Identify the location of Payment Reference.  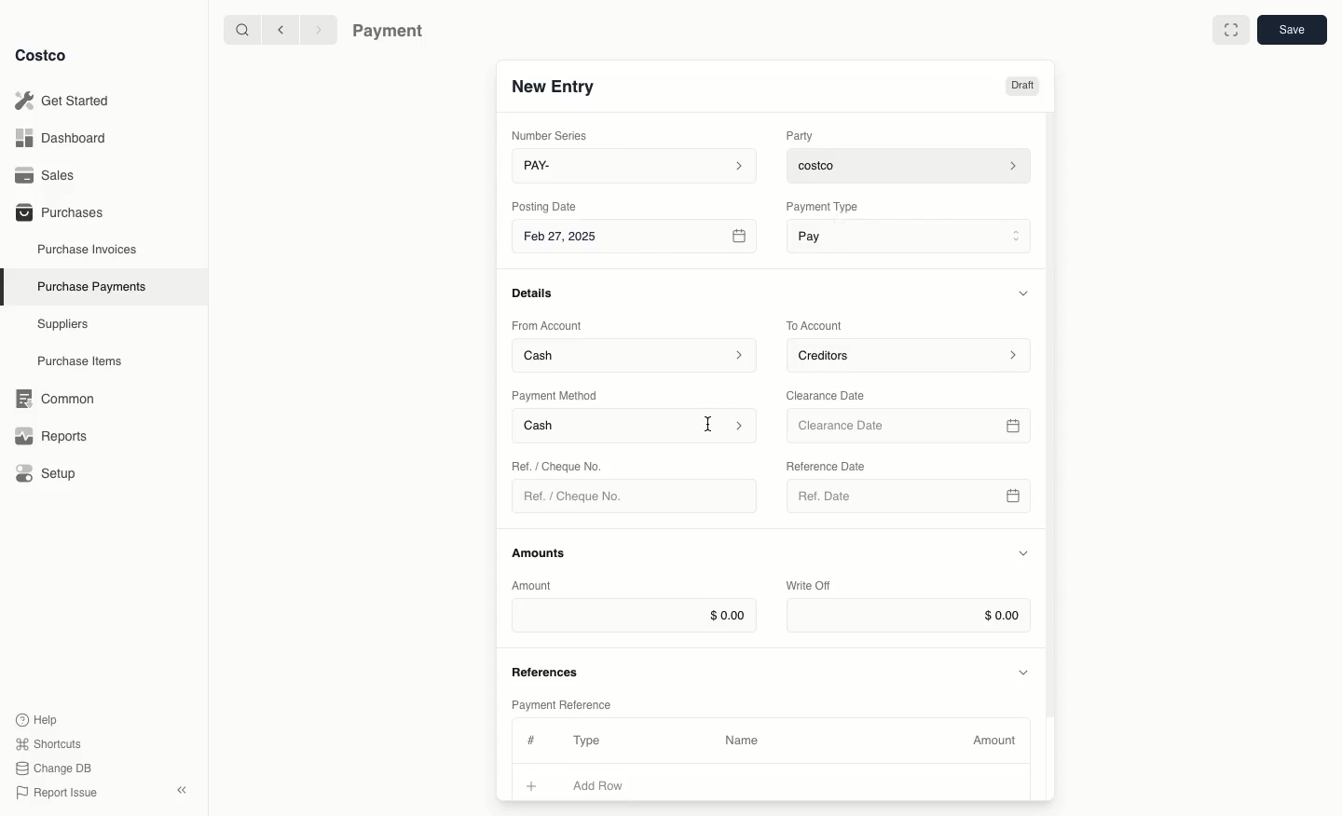
(560, 702).